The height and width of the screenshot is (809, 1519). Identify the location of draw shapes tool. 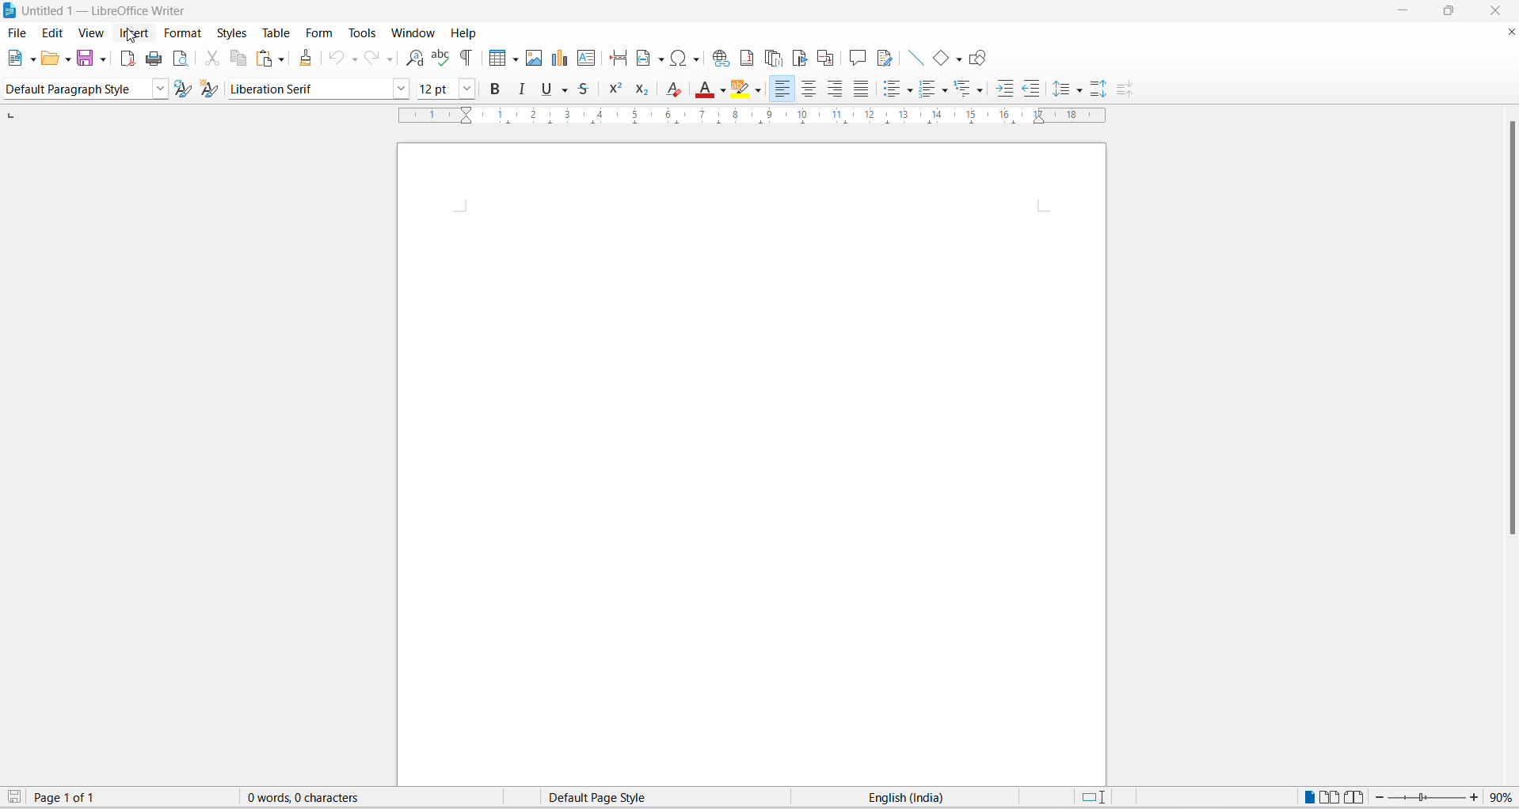
(980, 58).